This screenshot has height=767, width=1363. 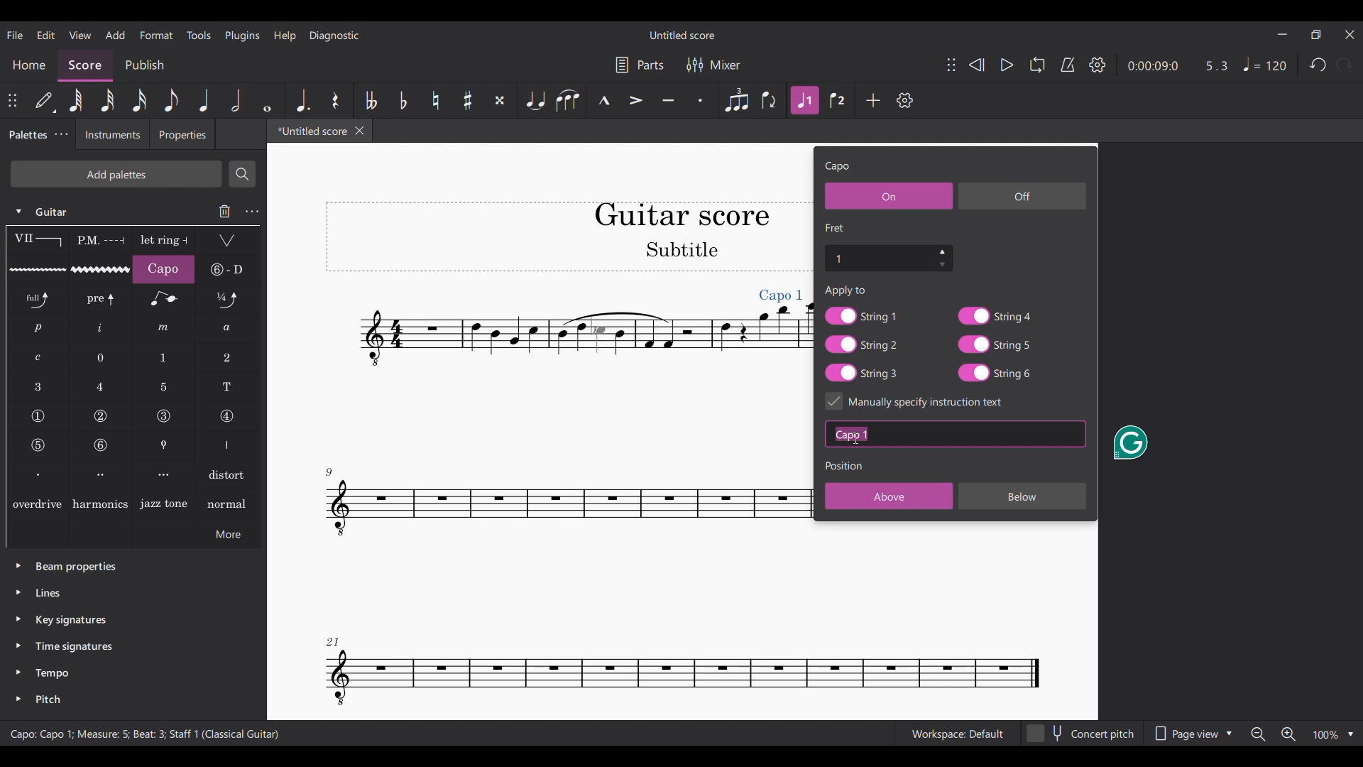 I want to click on Zoom in, so click(x=1288, y=734).